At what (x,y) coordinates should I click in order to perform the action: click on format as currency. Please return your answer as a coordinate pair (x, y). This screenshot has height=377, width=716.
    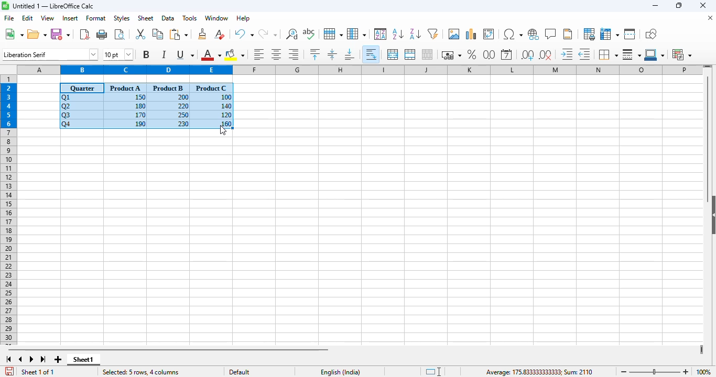
    Looking at the image, I should click on (451, 55).